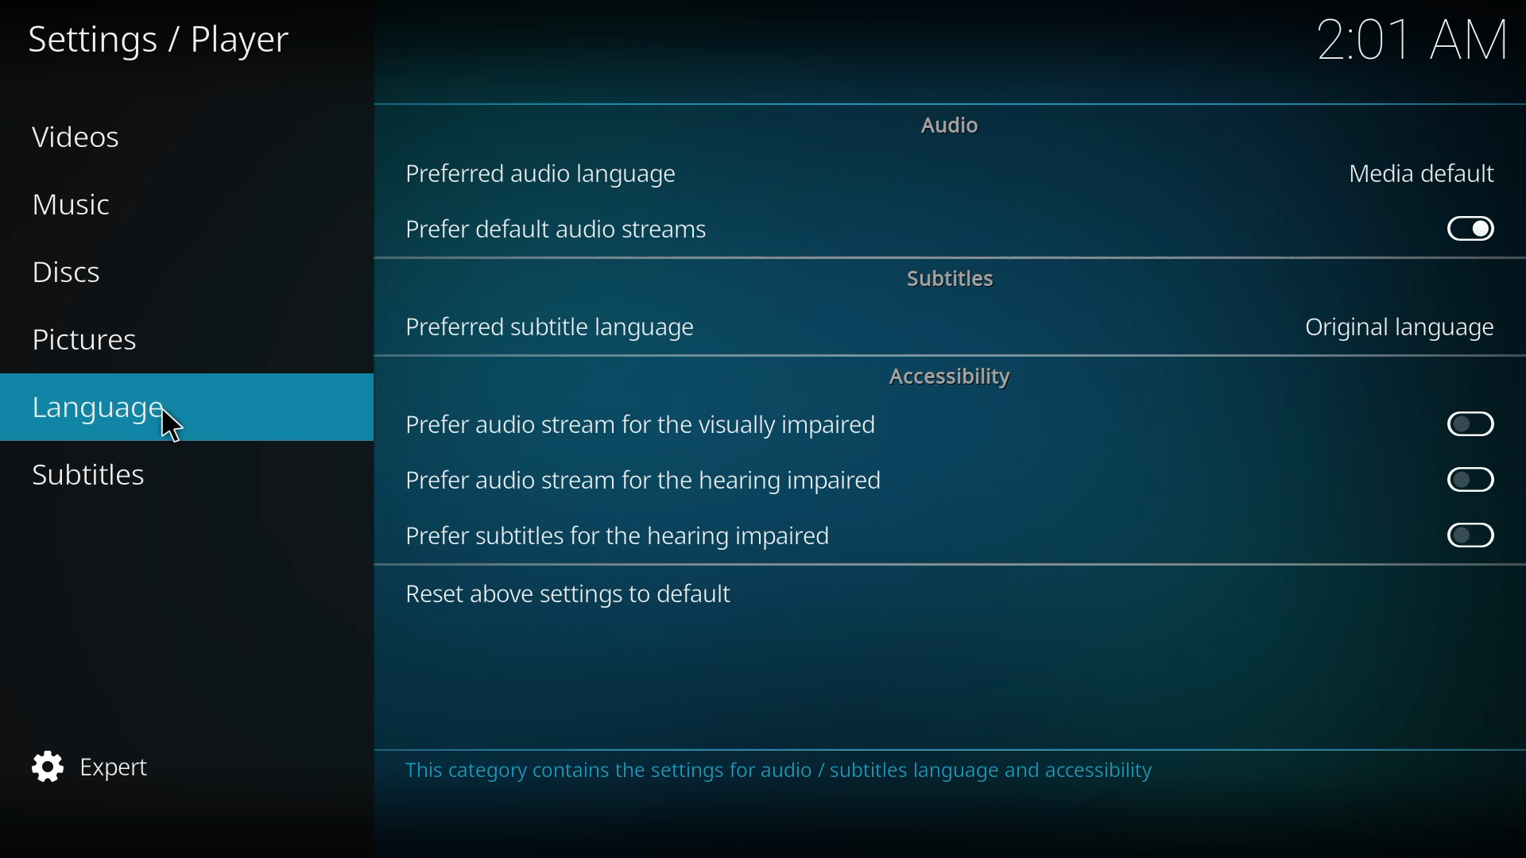 This screenshot has width=1526, height=858. Describe the element at coordinates (1470, 229) in the screenshot. I see `enabled` at that location.